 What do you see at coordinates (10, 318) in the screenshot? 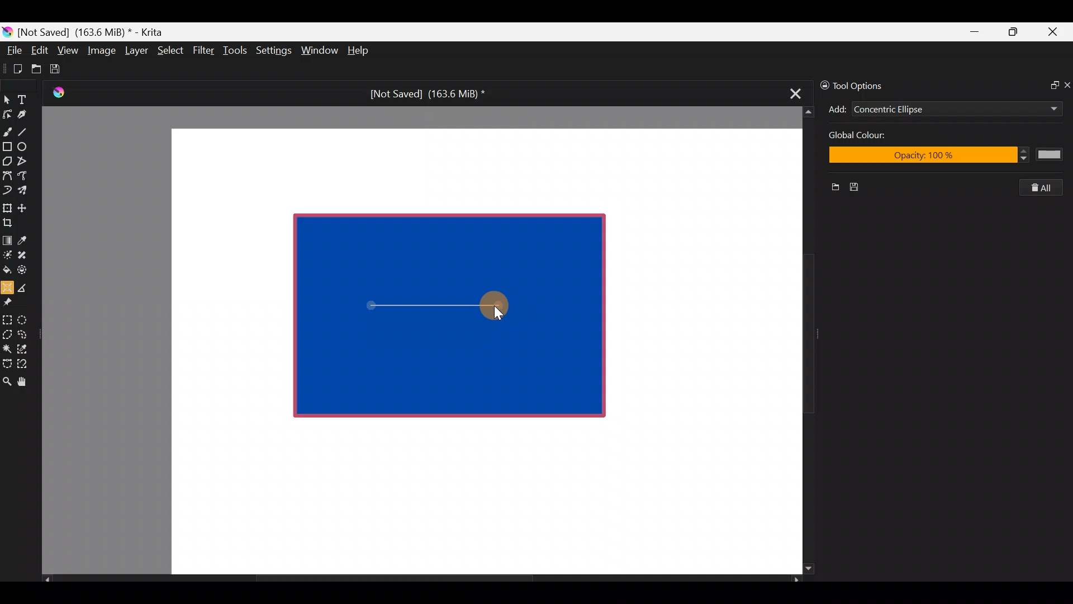
I see `Rectangular selection tool` at bounding box center [10, 318].